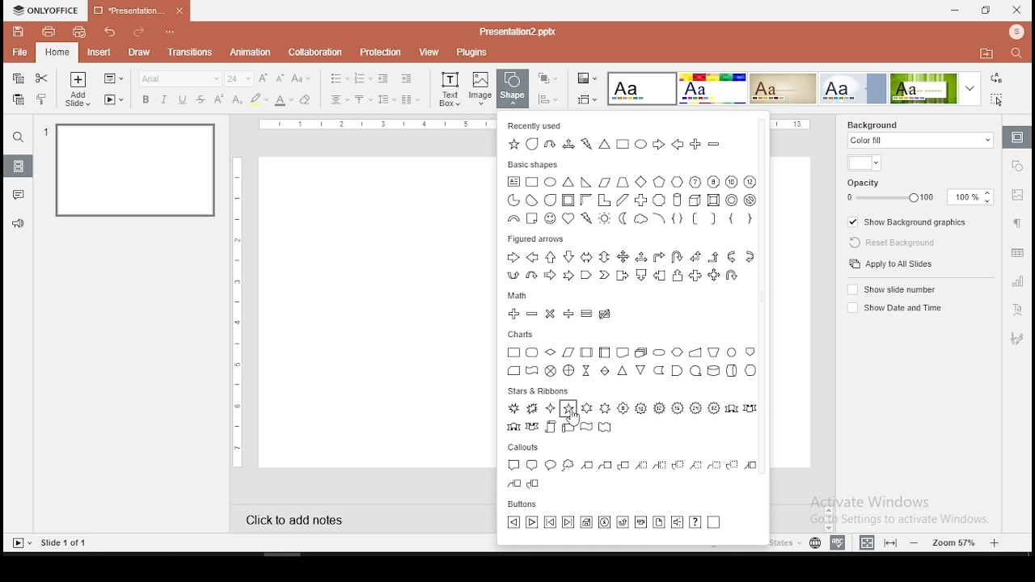 This screenshot has width=1035, height=582. Describe the element at coordinates (997, 78) in the screenshot. I see `replace` at that location.